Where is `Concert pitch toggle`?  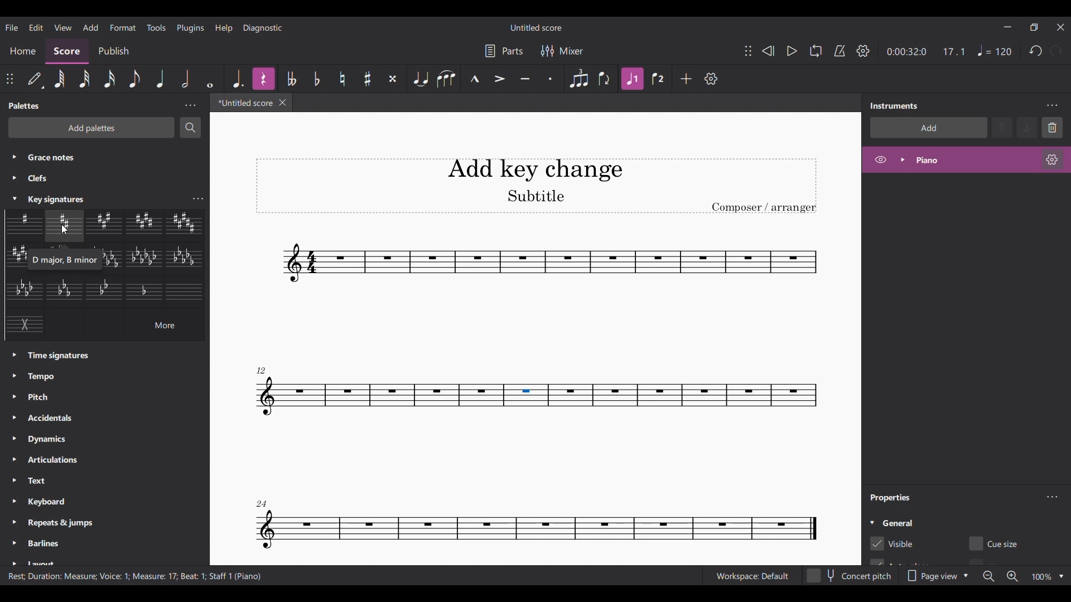
Concert pitch toggle is located at coordinates (850, 576).